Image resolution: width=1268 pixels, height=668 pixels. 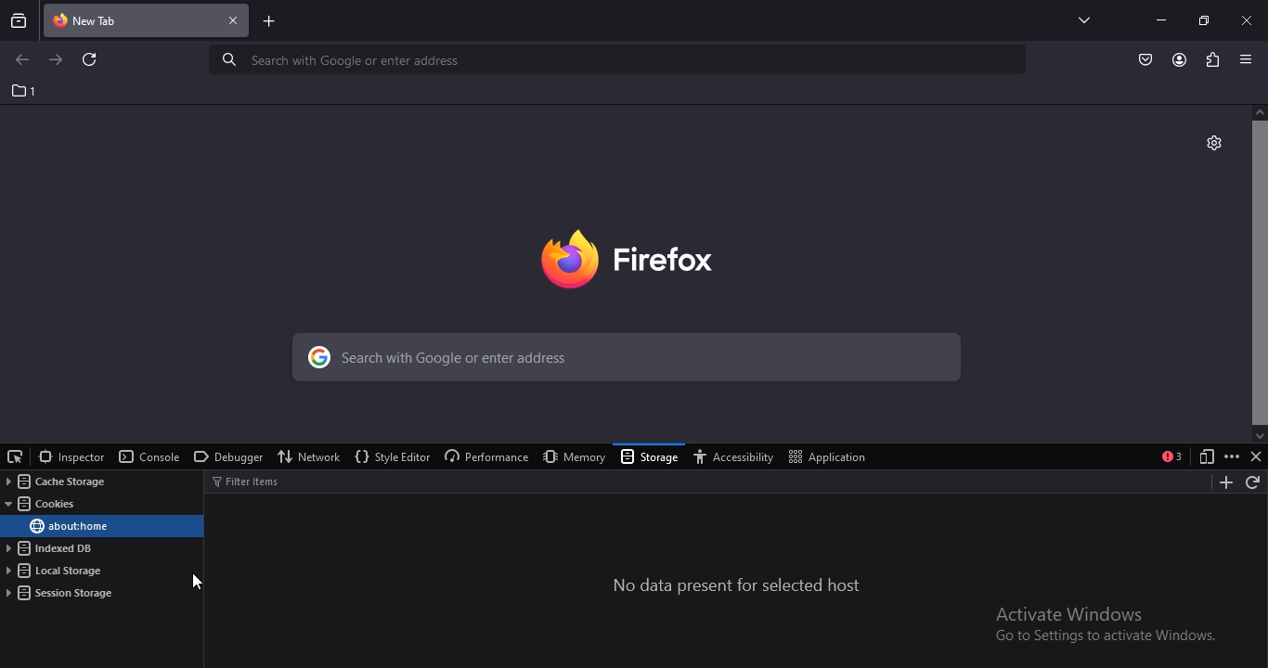 What do you see at coordinates (61, 593) in the screenshot?
I see `session storage` at bounding box center [61, 593].